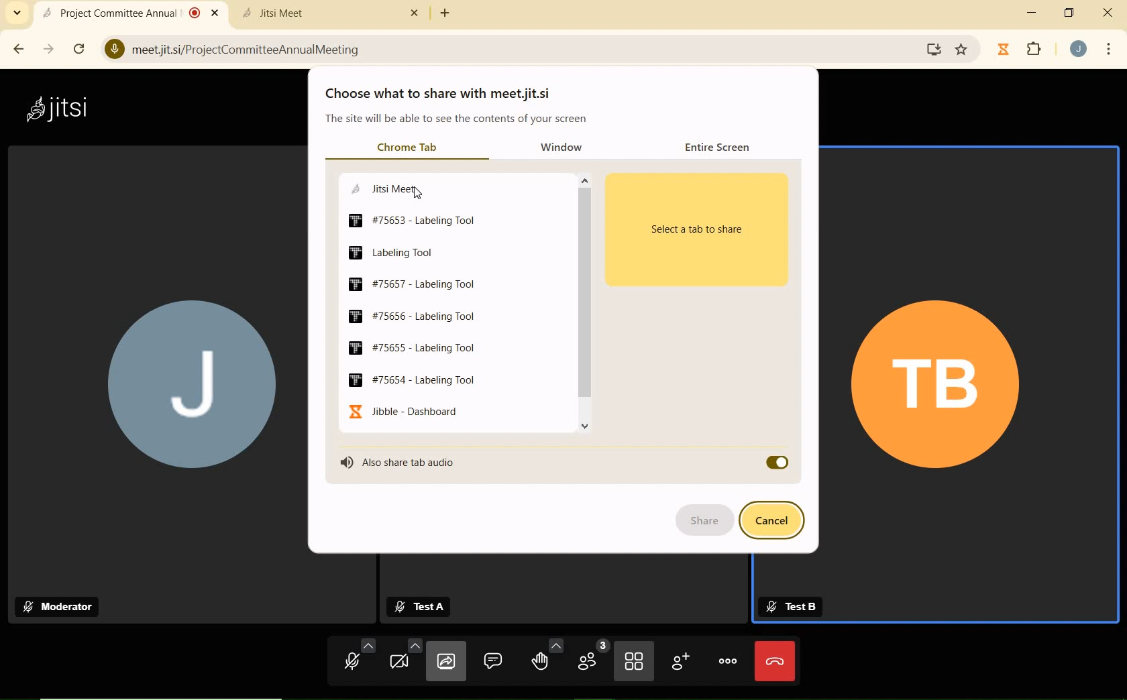  Describe the element at coordinates (680, 661) in the screenshot. I see `invite people` at that location.